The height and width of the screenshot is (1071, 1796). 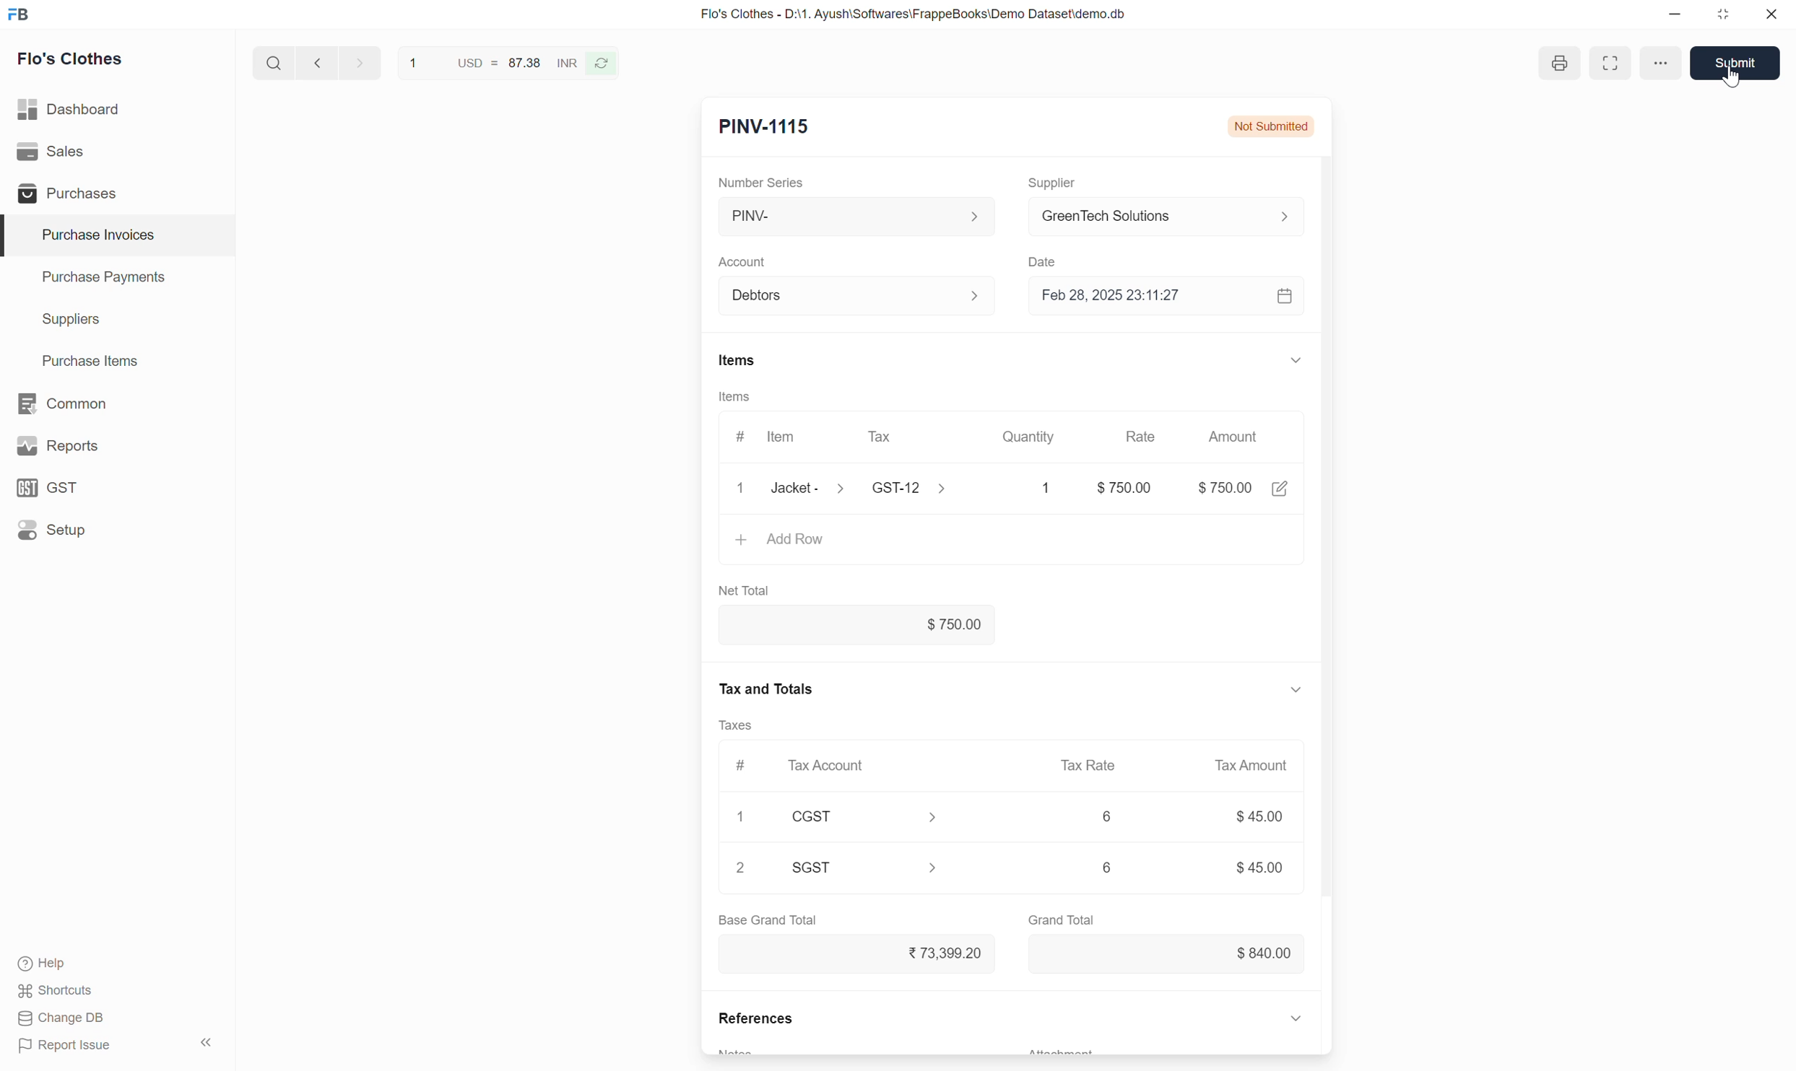 What do you see at coordinates (857, 953) in the screenshot?
I see `10,078.88` at bounding box center [857, 953].